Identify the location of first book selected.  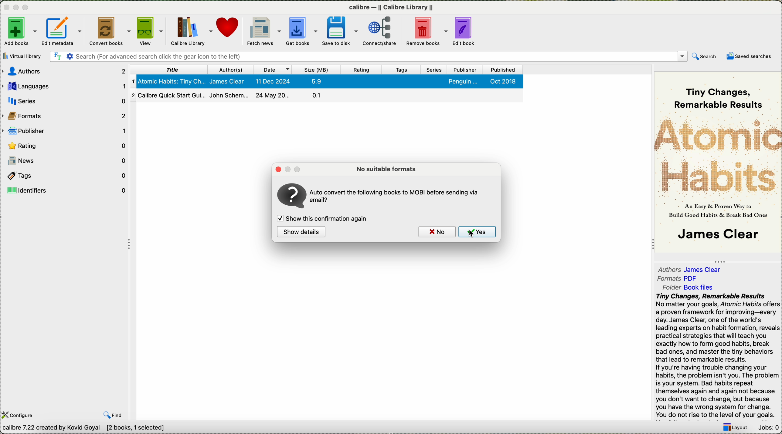
(328, 81).